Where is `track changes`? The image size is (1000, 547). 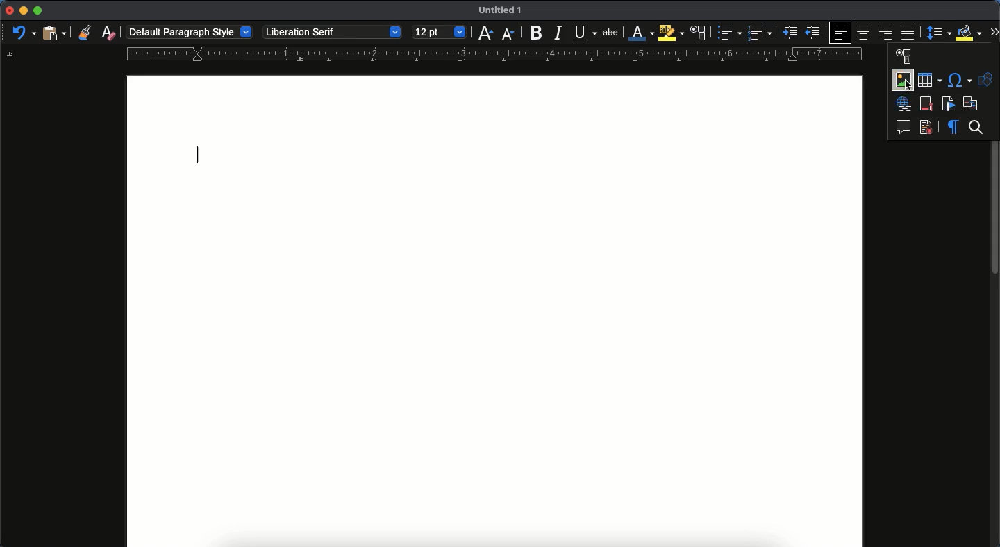 track changes is located at coordinates (928, 128).